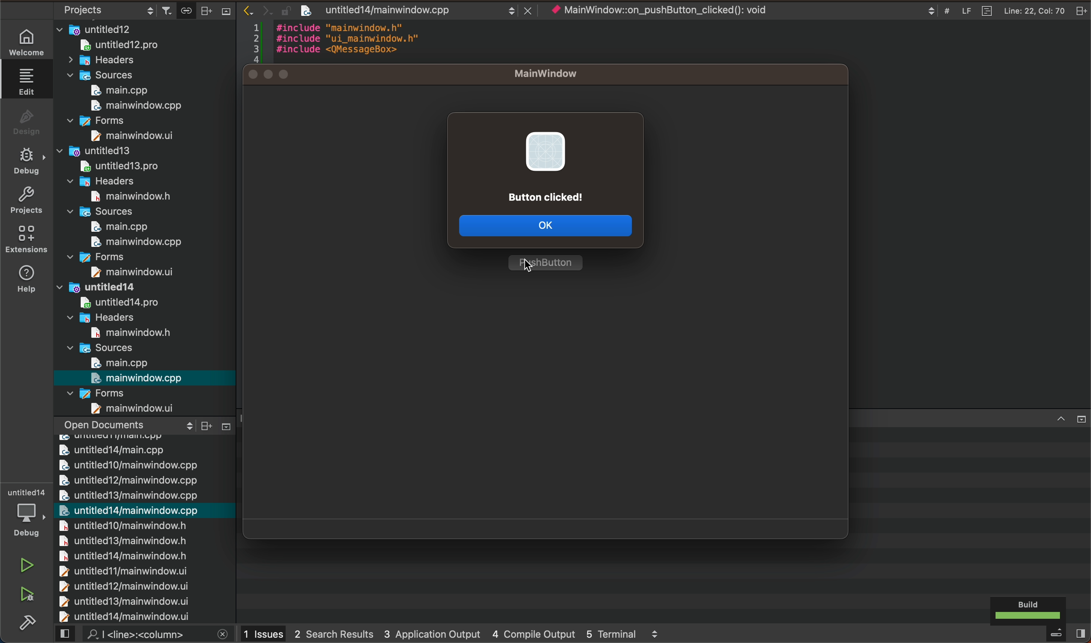  I want to click on WELCOME, so click(27, 44).